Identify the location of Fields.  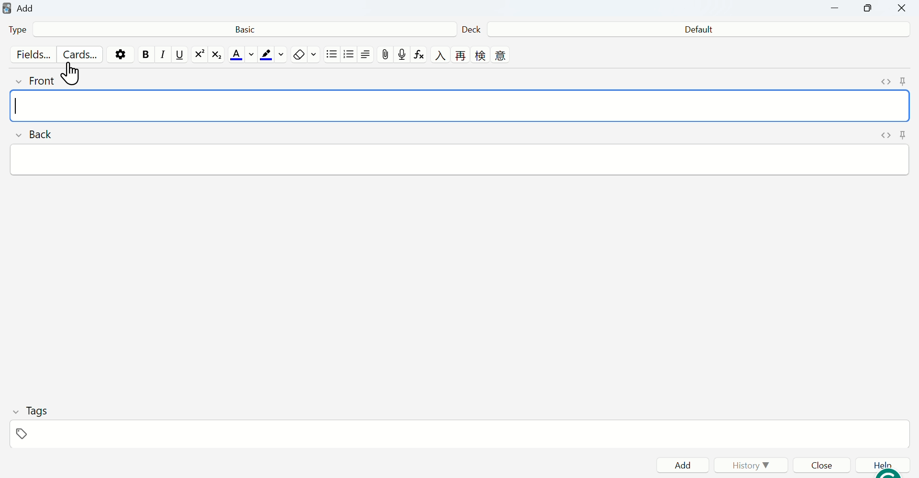
(32, 54).